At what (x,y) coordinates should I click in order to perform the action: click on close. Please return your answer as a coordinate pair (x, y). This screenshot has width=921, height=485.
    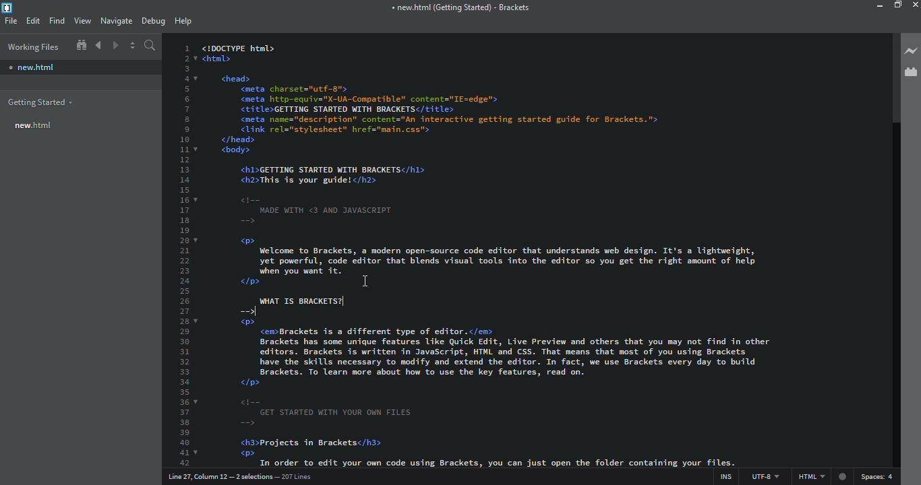
    Looking at the image, I should click on (914, 6).